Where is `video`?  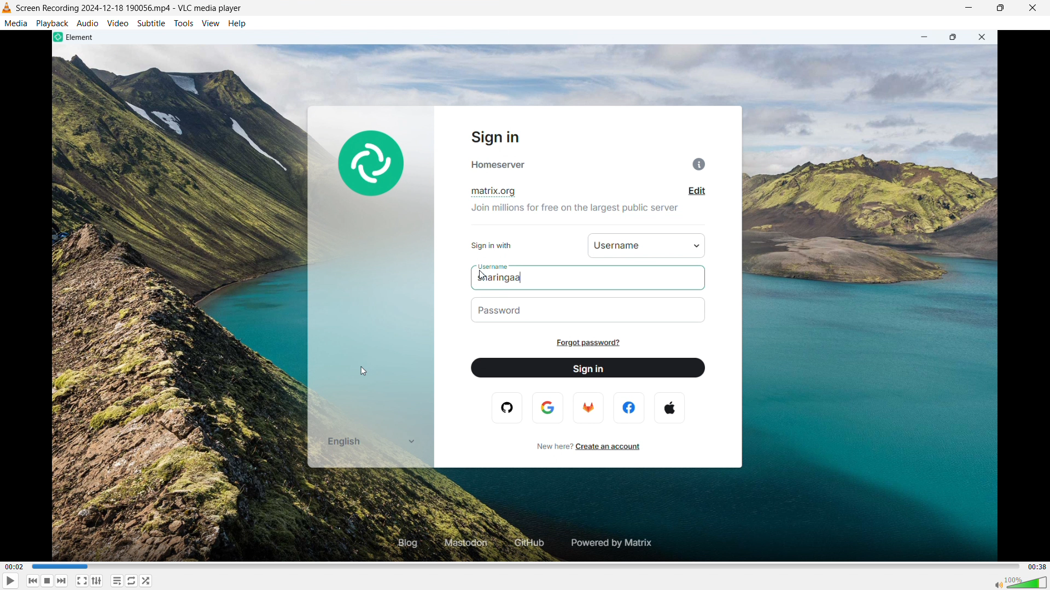
video is located at coordinates (118, 23).